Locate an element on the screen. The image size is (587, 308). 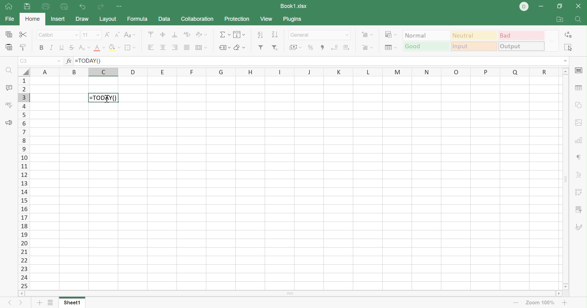
11 is located at coordinates (84, 35).